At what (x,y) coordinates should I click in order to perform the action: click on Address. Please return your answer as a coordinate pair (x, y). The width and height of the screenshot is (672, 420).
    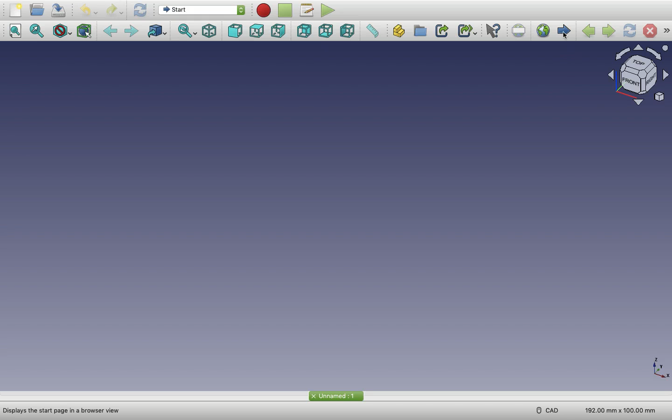
    Looking at the image, I should click on (65, 411).